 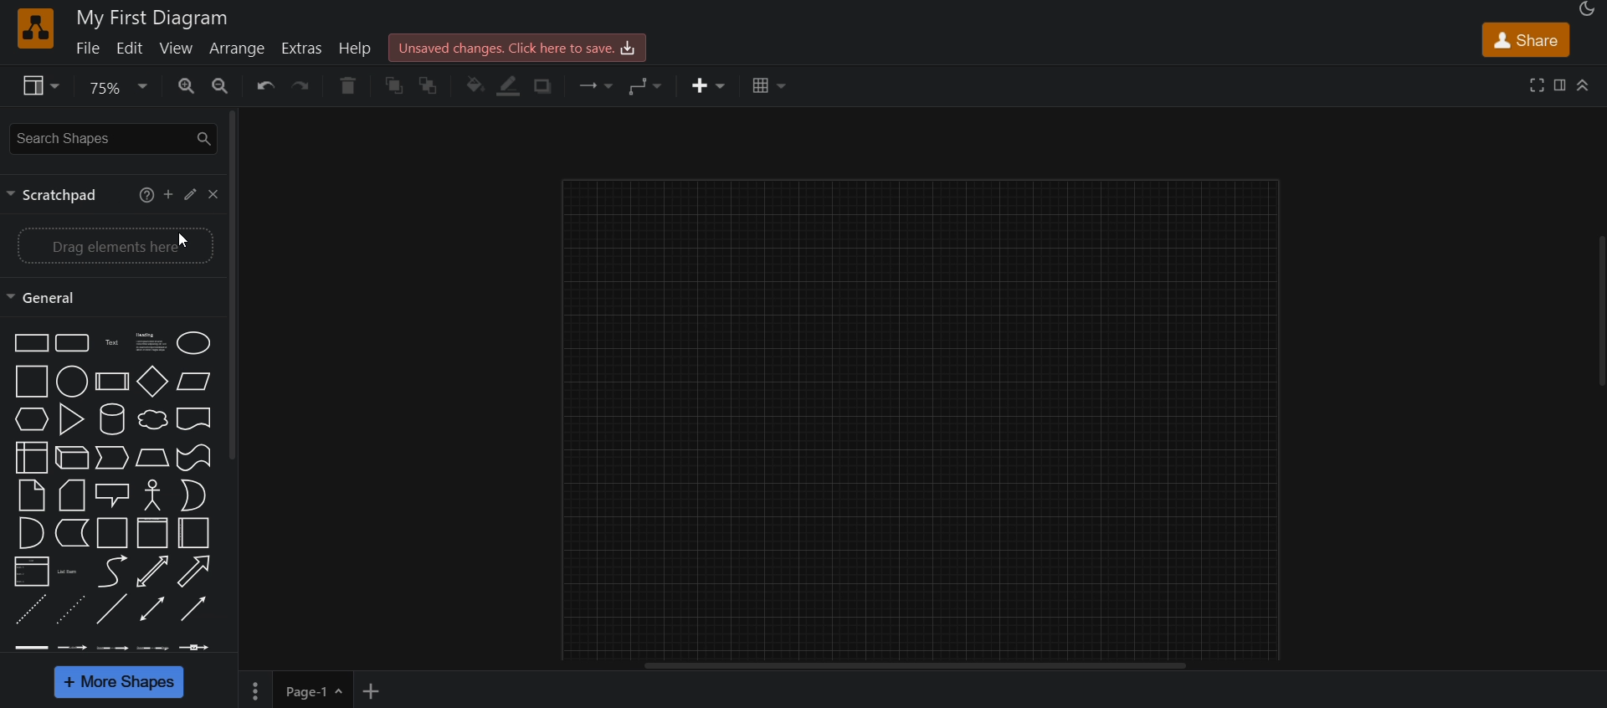 What do you see at coordinates (189, 86) in the screenshot?
I see `zoom in` at bounding box center [189, 86].